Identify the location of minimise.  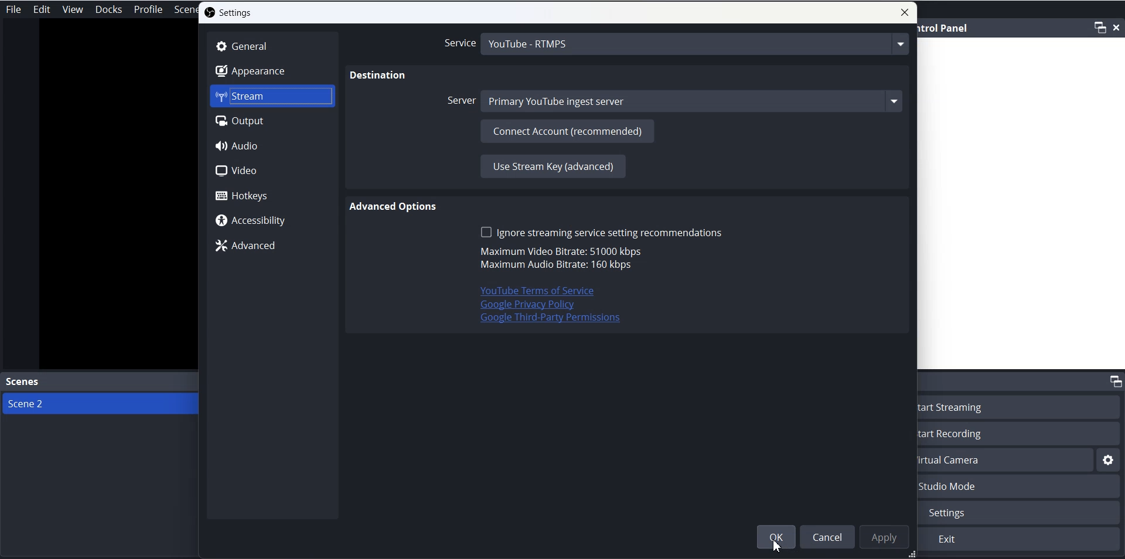
(1114, 380).